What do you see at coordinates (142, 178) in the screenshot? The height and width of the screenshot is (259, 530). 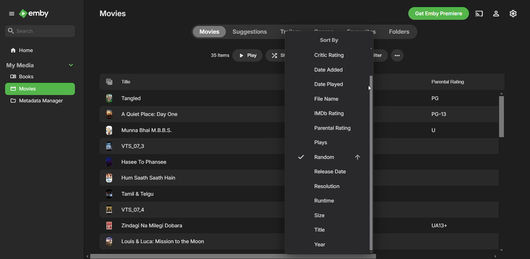 I see `` at bounding box center [142, 178].